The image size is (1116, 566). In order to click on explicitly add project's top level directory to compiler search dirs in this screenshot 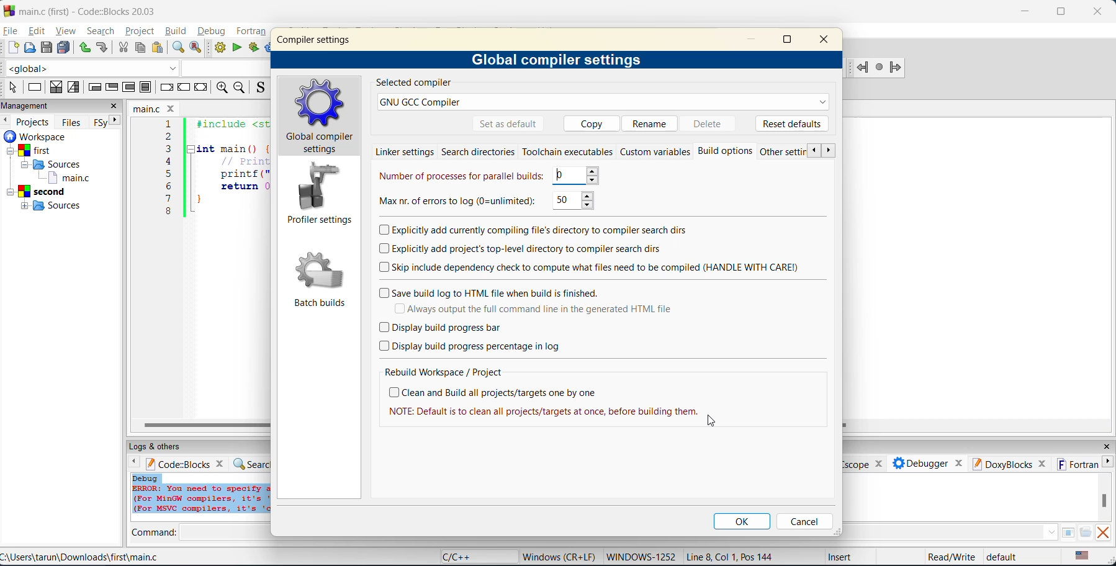, I will do `click(538, 249)`.